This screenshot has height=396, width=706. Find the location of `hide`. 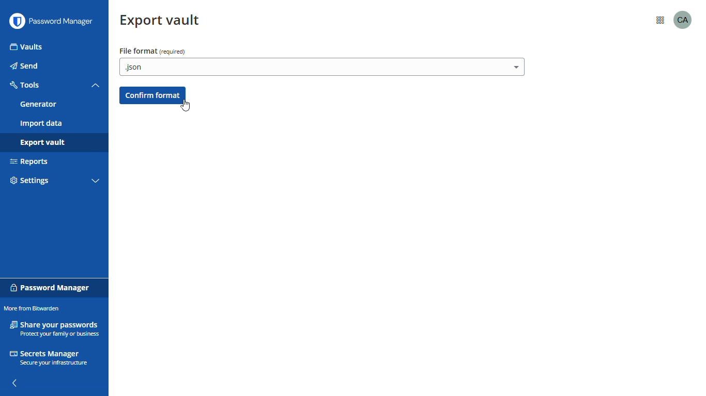

hide is located at coordinates (16, 383).